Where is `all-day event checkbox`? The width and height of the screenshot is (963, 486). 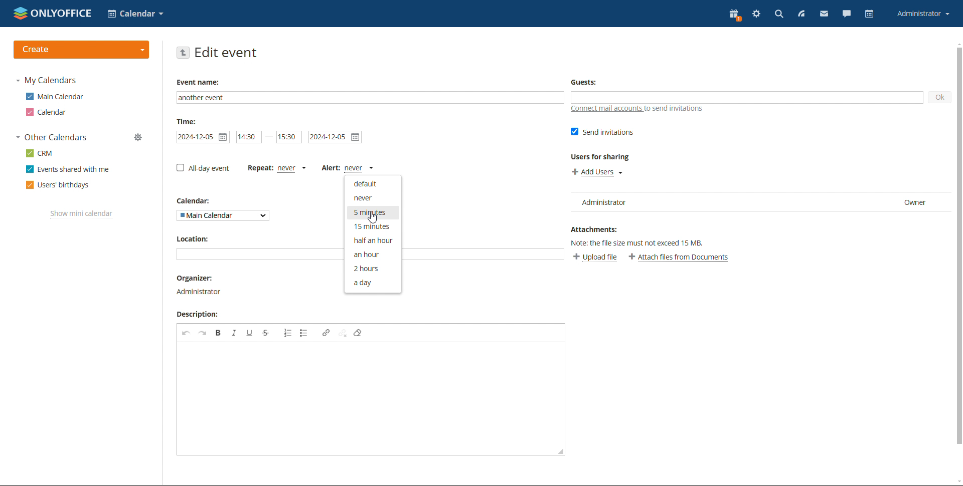 all-day event checkbox is located at coordinates (203, 168).